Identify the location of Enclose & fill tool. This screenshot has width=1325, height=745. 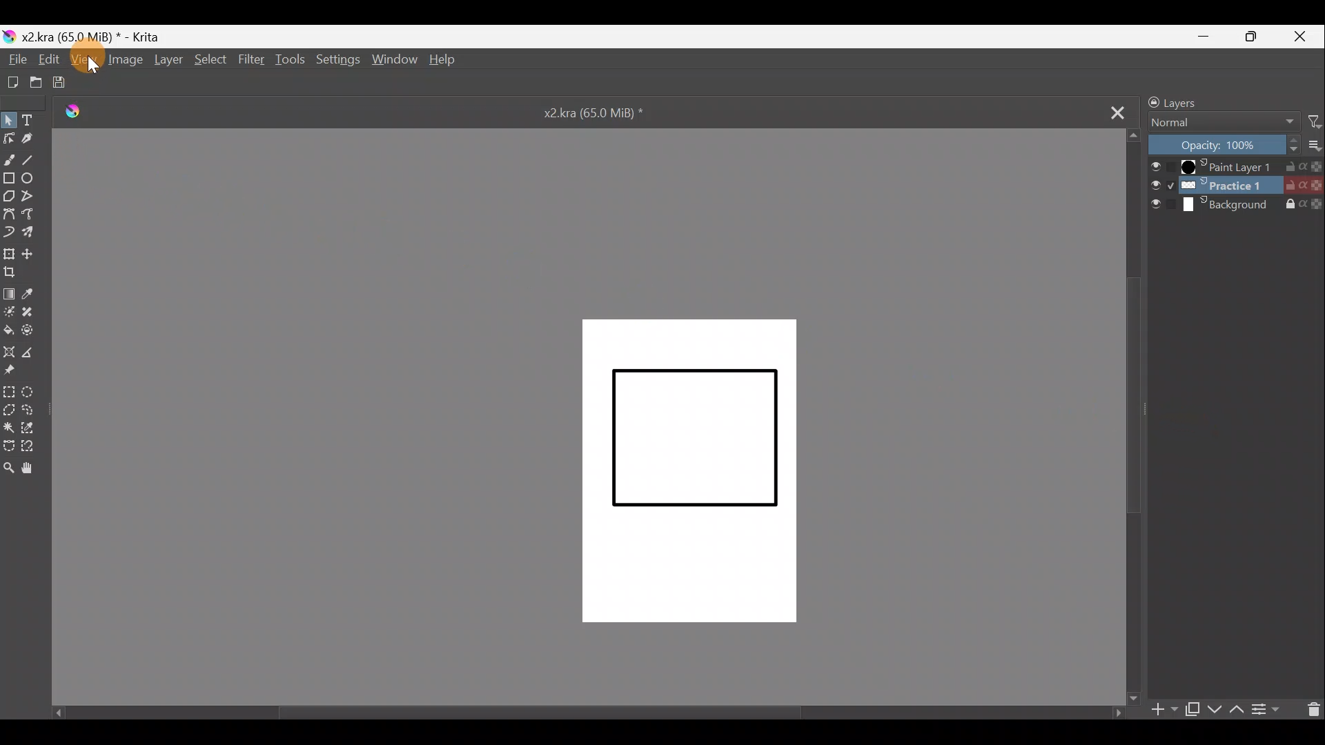
(36, 330).